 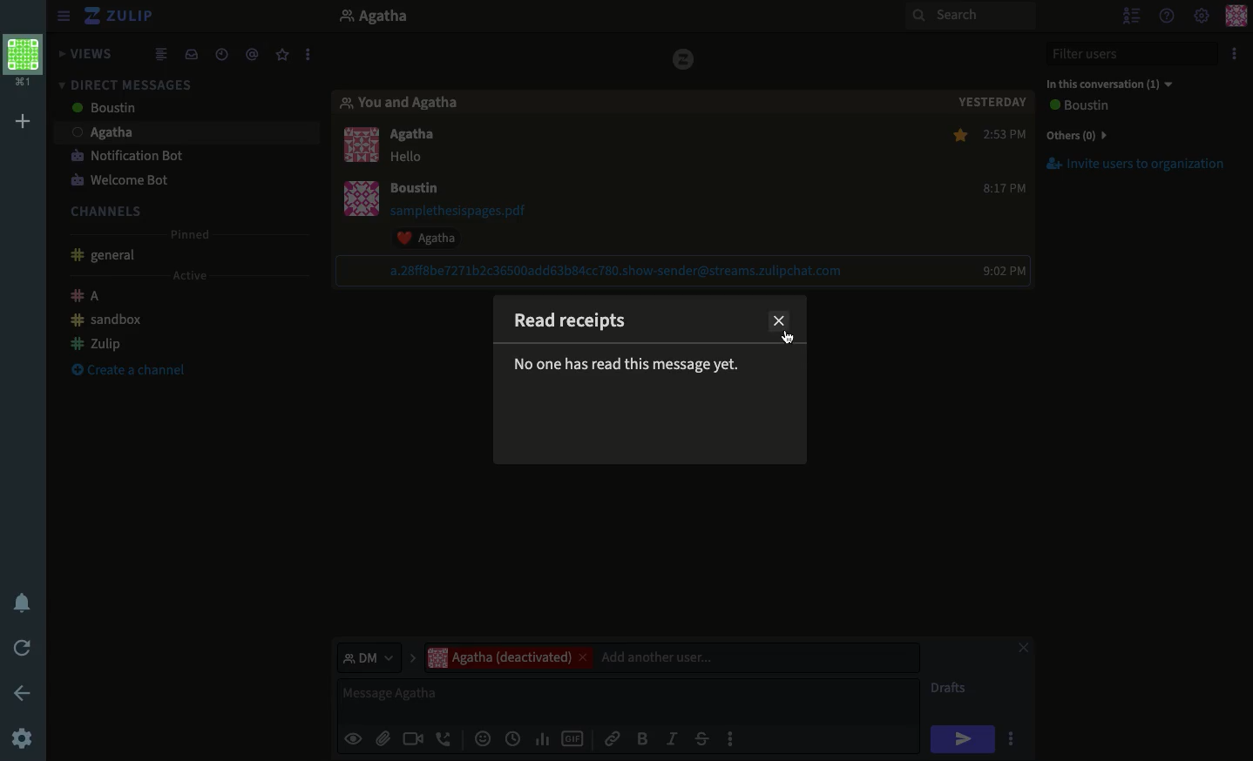 What do you see at coordinates (119, 180) in the screenshot?
I see `Welcome bot` at bounding box center [119, 180].